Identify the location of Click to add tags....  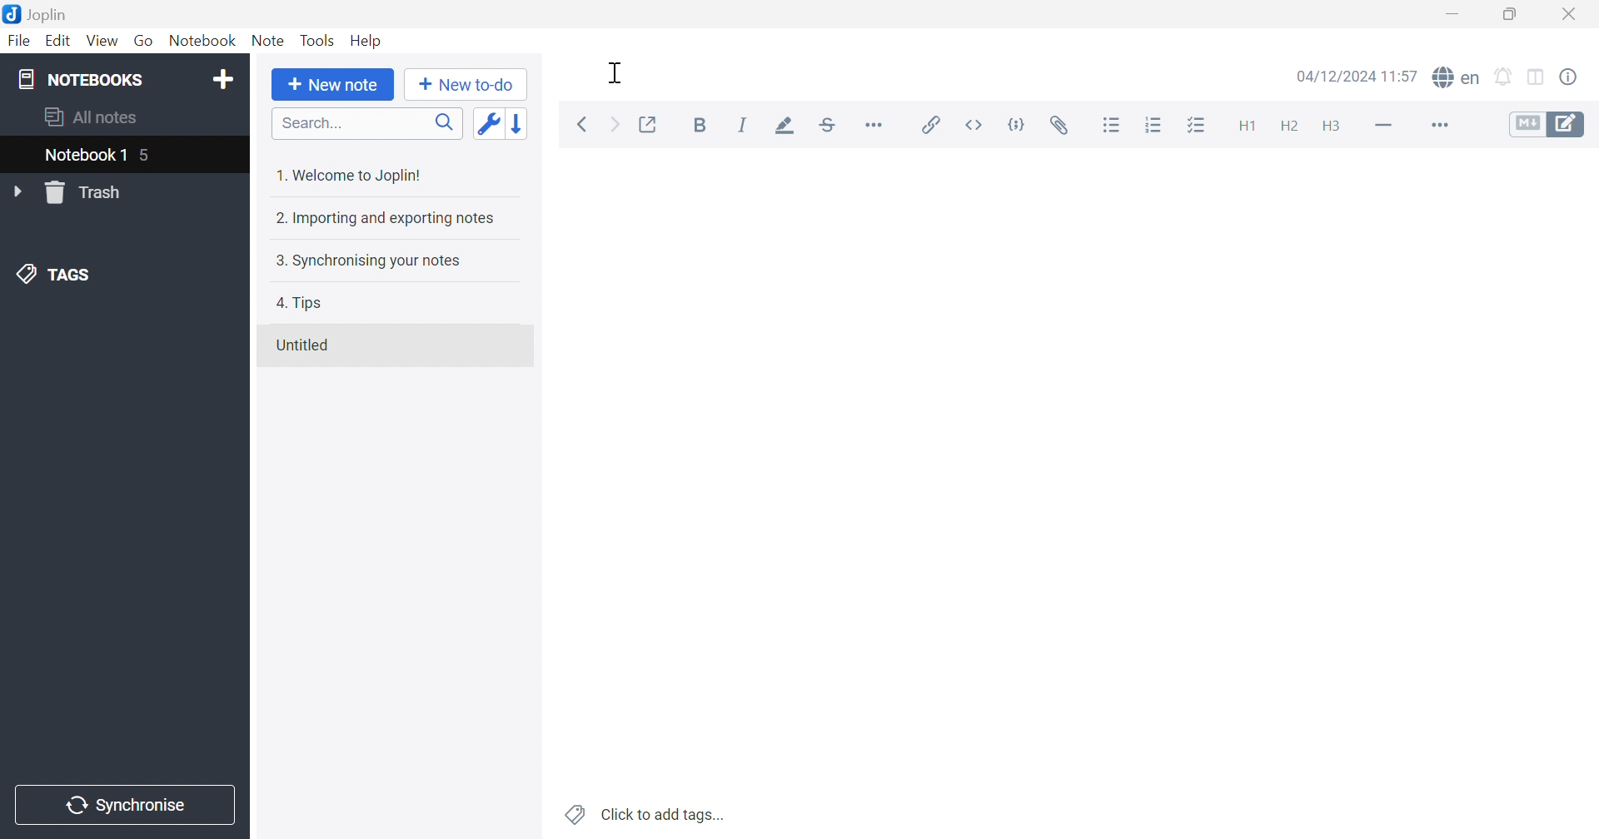
(644, 814).